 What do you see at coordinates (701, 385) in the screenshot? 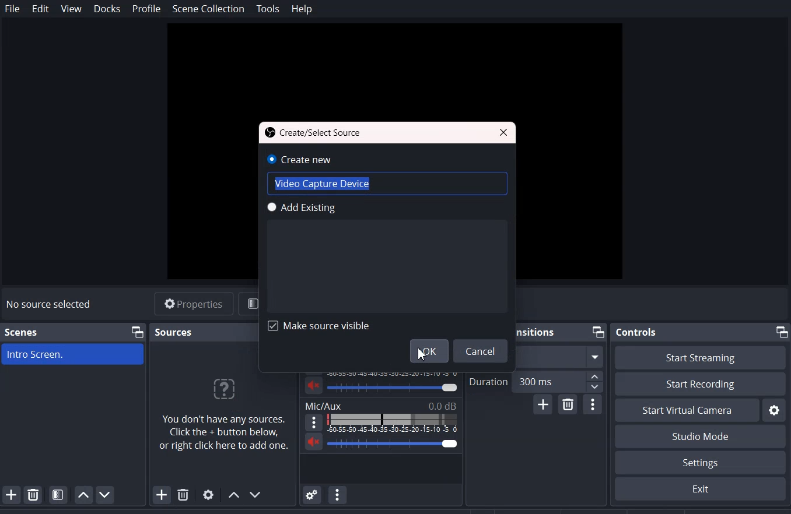
I see `Start Recording` at bounding box center [701, 385].